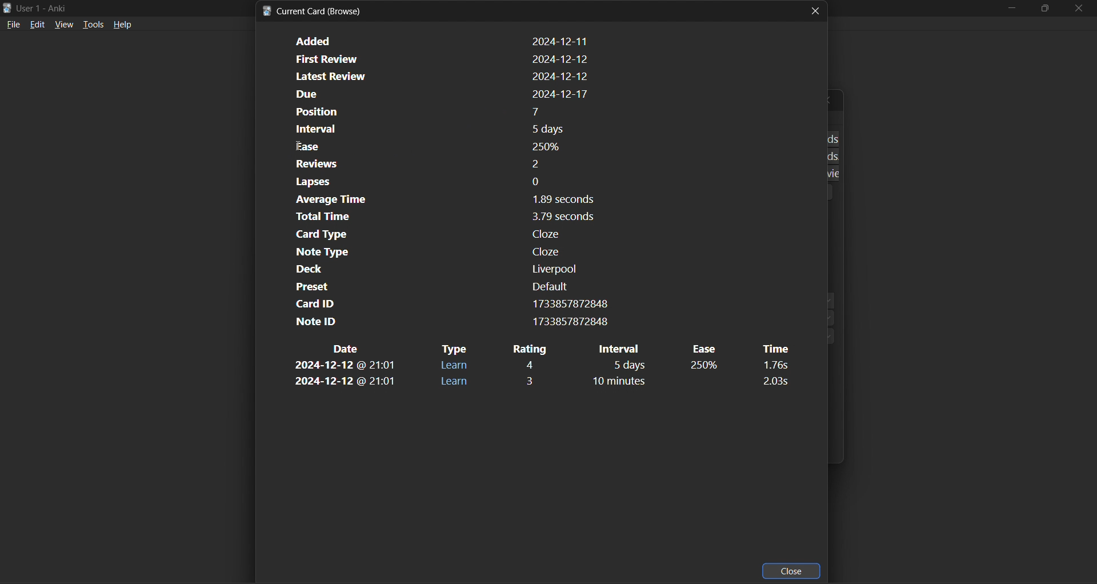  I want to click on ease, so click(704, 366).